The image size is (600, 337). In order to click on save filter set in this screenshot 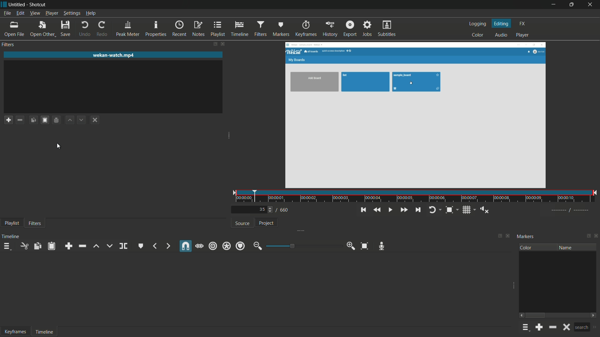, I will do `click(56, 120)`.